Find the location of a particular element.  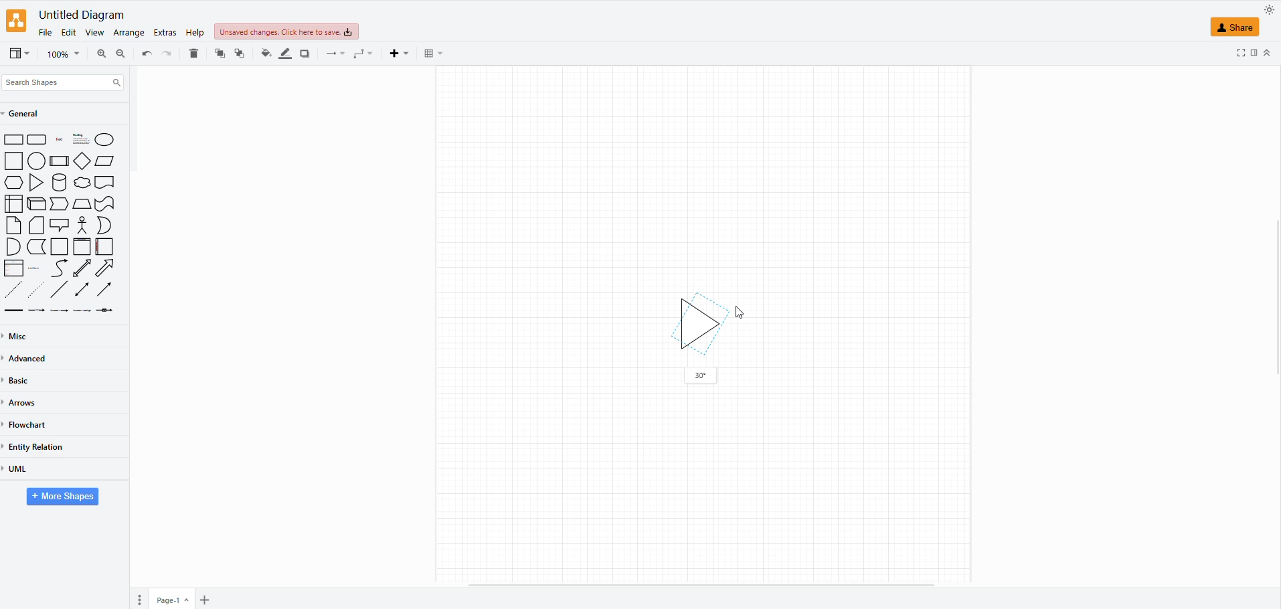

arrows is located at coordinates (26, 402).